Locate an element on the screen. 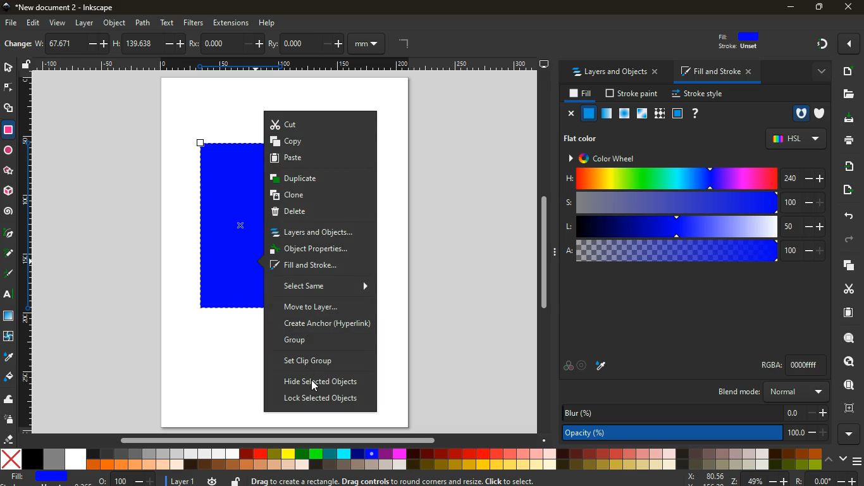 This screenshot has height=486, width=864. shapes is located at coordinates (9, 109).